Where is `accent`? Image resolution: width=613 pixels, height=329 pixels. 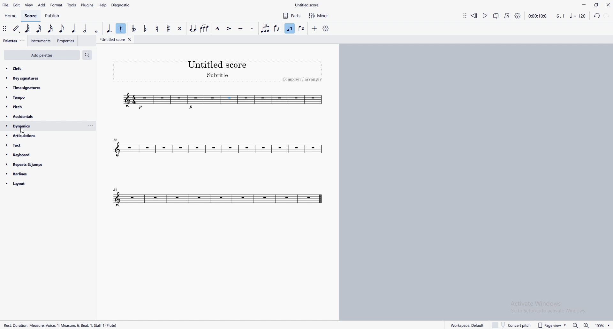 accent is located at coordinates (230, 28).